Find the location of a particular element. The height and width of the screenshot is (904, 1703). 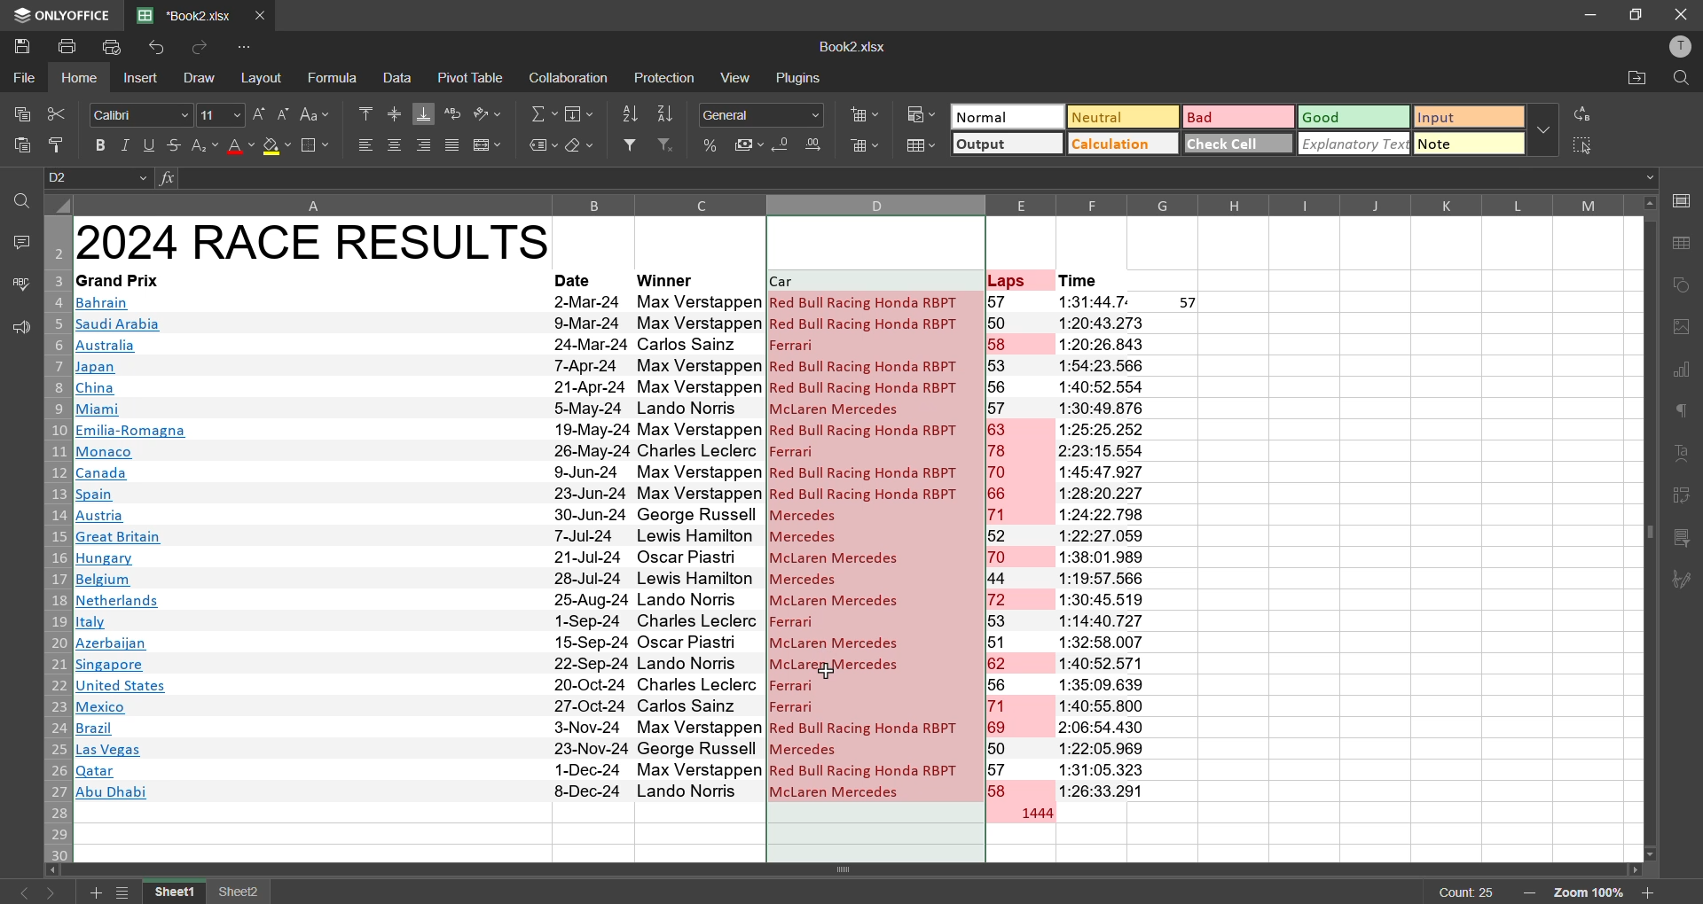

shapes is located at coordinates (1683, 284).